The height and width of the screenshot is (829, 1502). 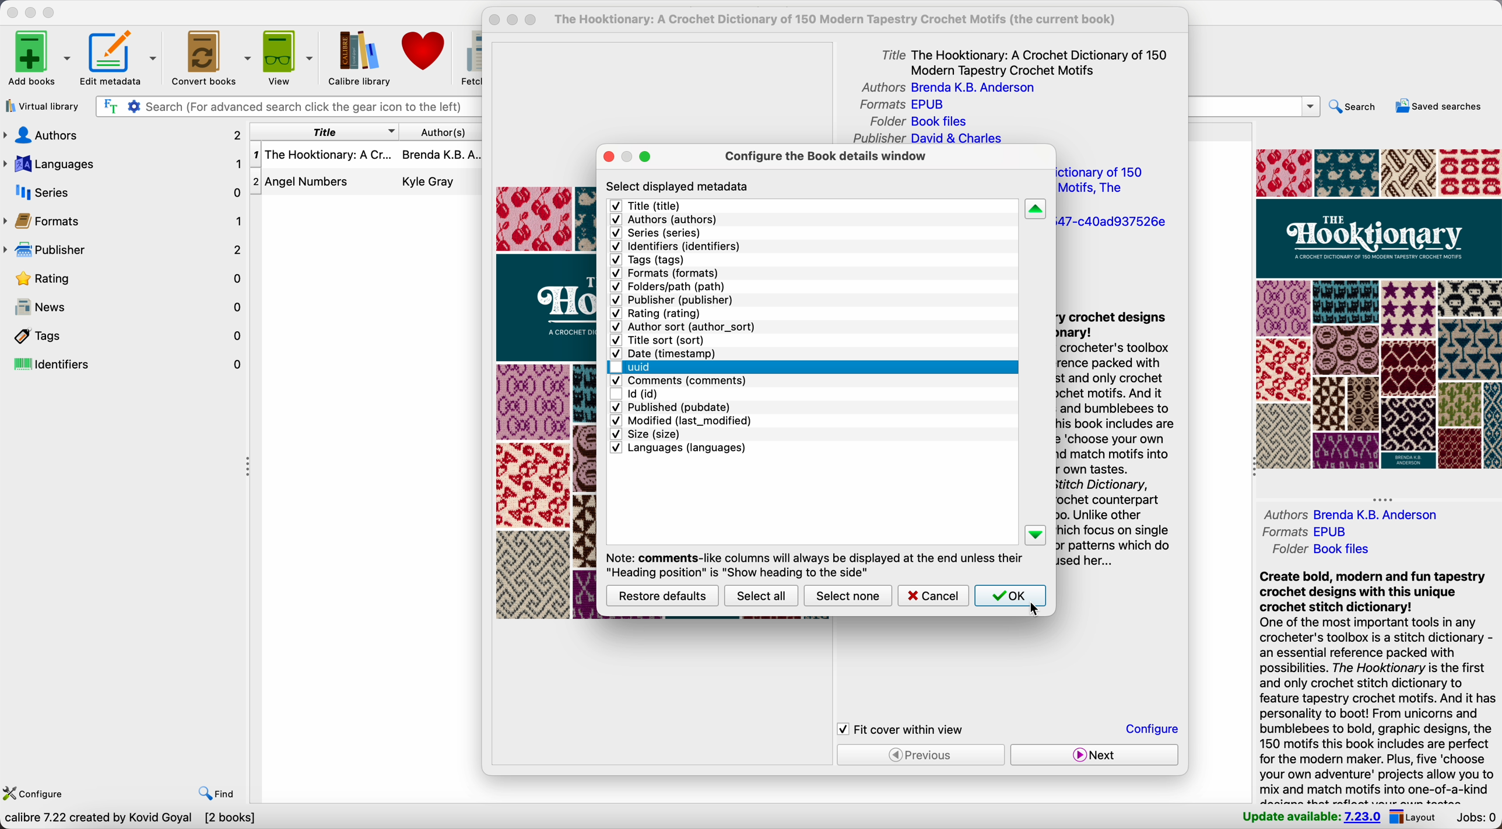 What do you see at coordinates (1036, 209) in the screenshot?
I see `up` at bounding box center [1036, 209].